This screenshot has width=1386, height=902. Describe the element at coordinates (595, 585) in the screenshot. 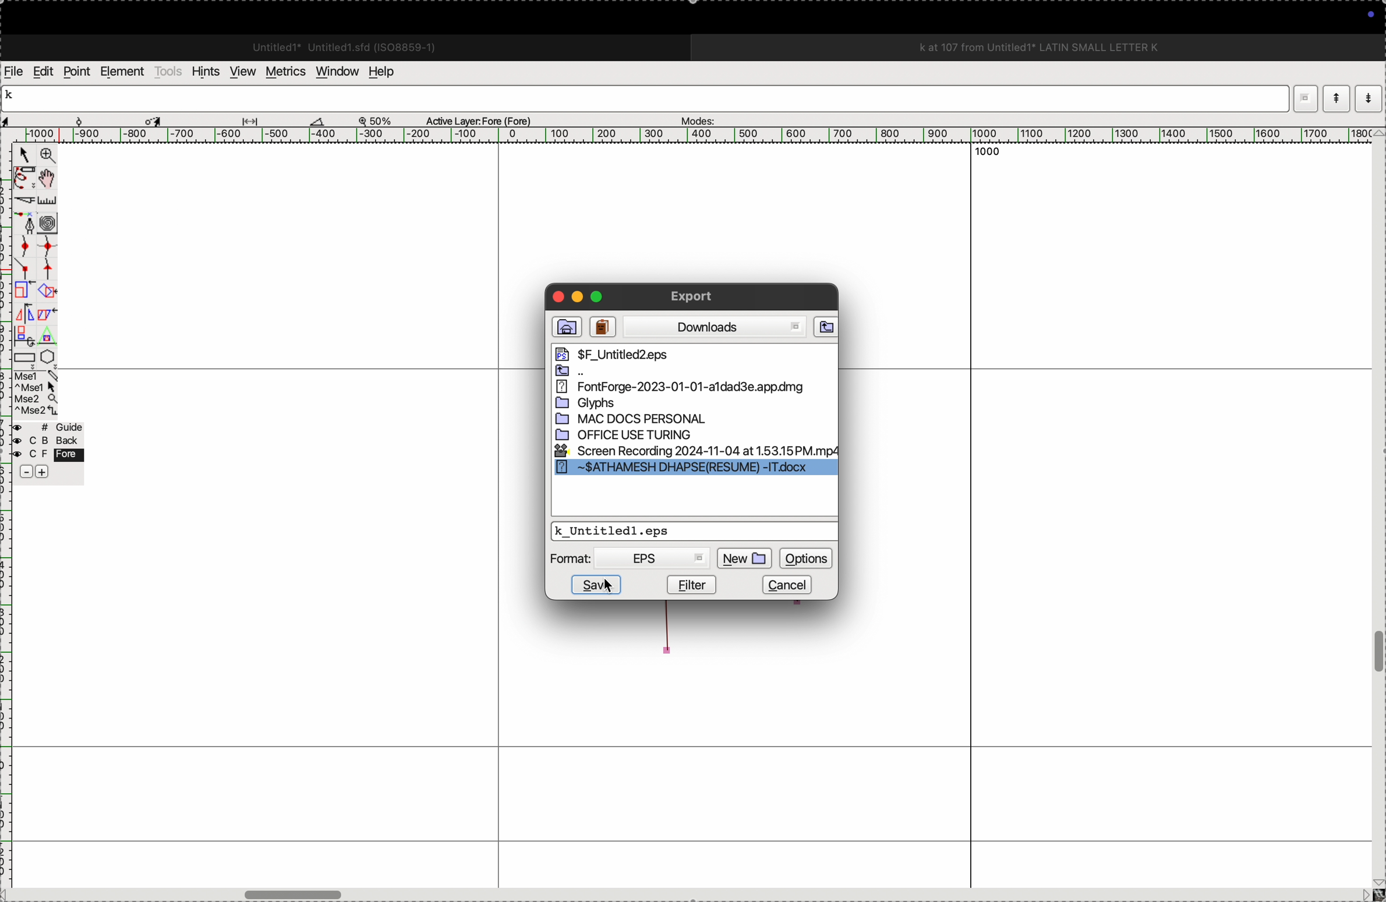

I see `save` at that location.